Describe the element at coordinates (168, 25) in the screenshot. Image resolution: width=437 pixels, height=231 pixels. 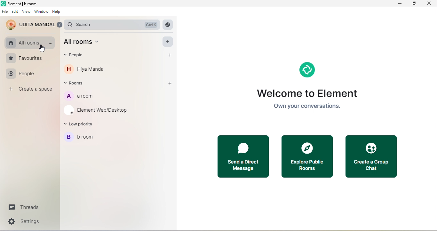
I see `explore` at that location.